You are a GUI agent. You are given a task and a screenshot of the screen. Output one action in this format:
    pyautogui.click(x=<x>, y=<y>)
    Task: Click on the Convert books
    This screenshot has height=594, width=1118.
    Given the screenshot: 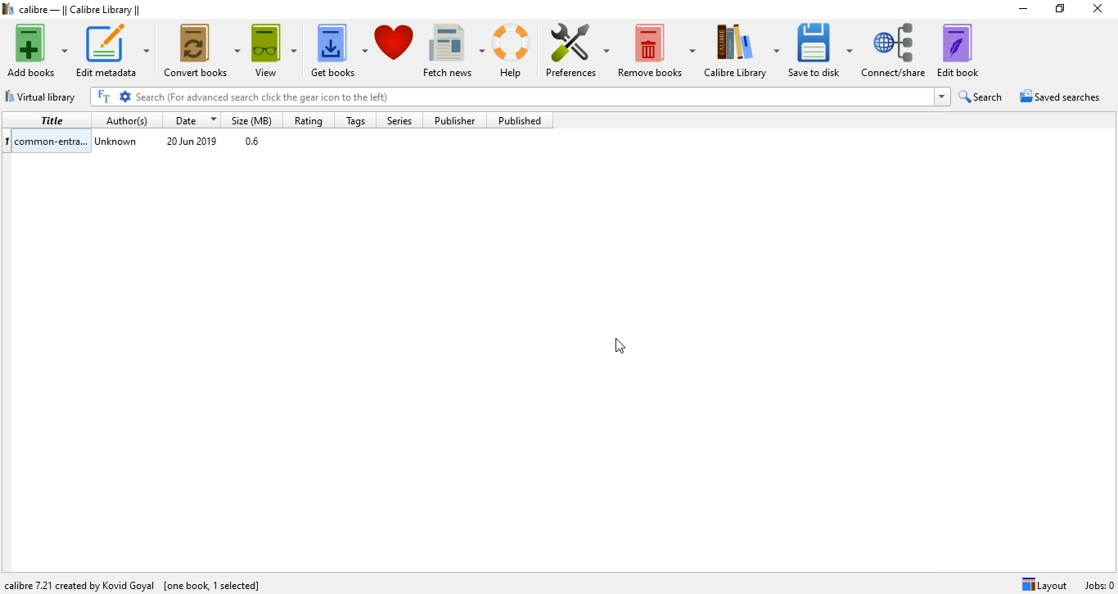 What is the action you would take?
    pyautogui.click(x=203, y=48)
    